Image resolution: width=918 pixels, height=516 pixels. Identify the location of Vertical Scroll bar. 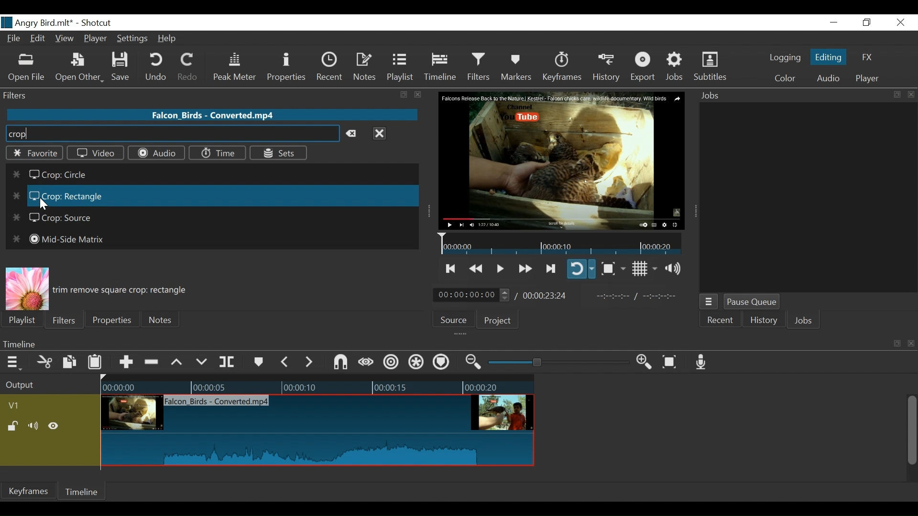
(911, 431).